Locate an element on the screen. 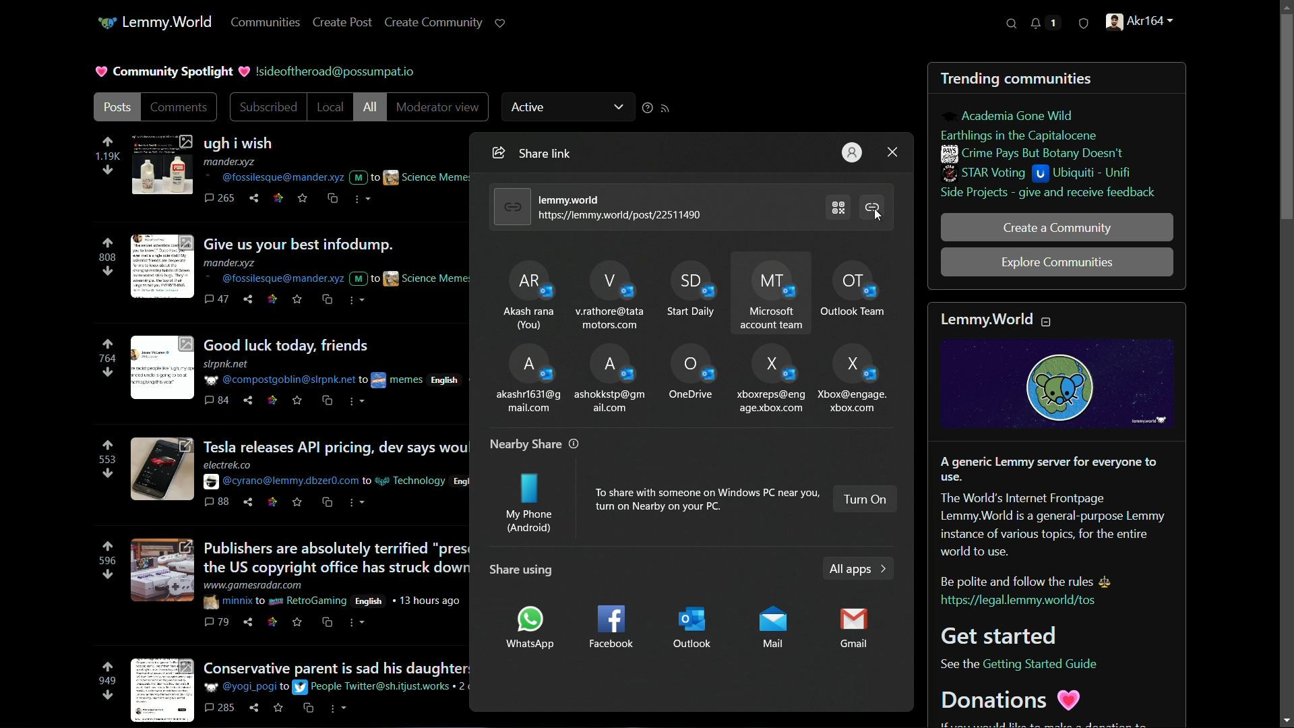 Image resolution: width=1294 pixels, height=728 pixels. upvote is located at coordinates (107, 142).